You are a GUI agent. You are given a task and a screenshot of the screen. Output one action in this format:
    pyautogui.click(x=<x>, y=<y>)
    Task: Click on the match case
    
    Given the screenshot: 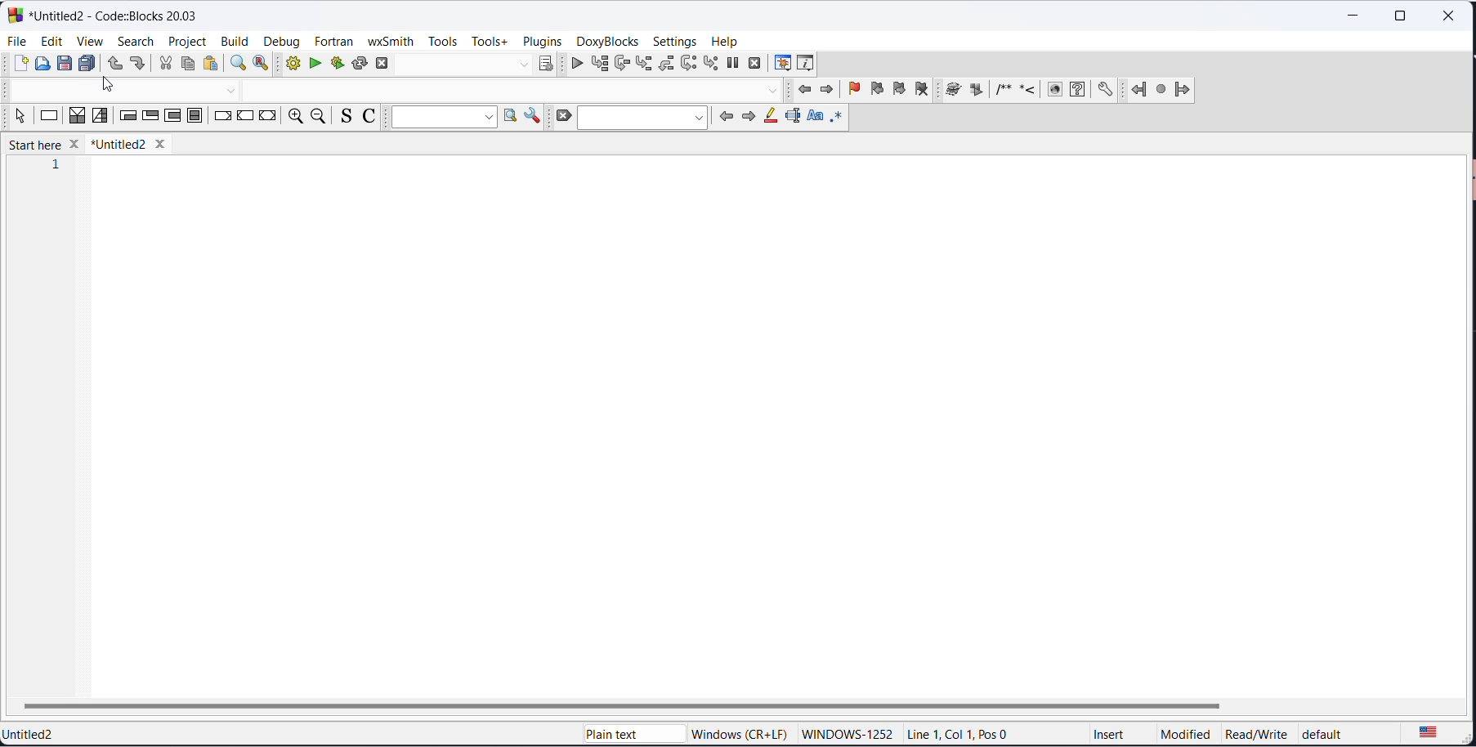 What is the action you would take?
    pyautogui.click(x=816, y=119)
    